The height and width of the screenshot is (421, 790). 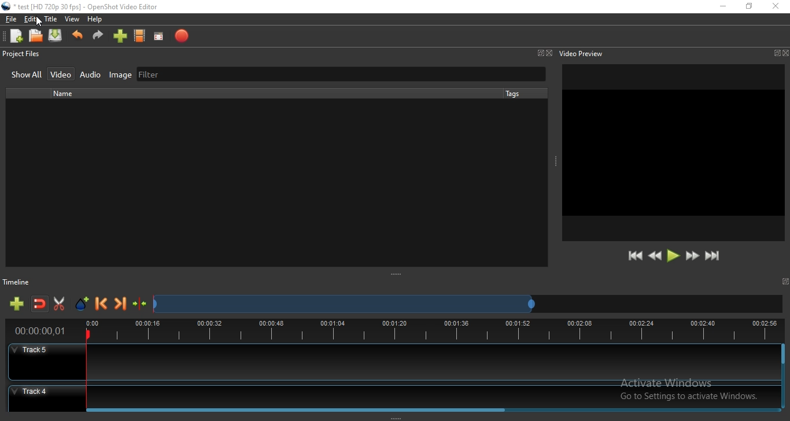 What do you see at coordinates (549, 53) in the screenshot?
I see `Close` at bounding box center [549, 53].